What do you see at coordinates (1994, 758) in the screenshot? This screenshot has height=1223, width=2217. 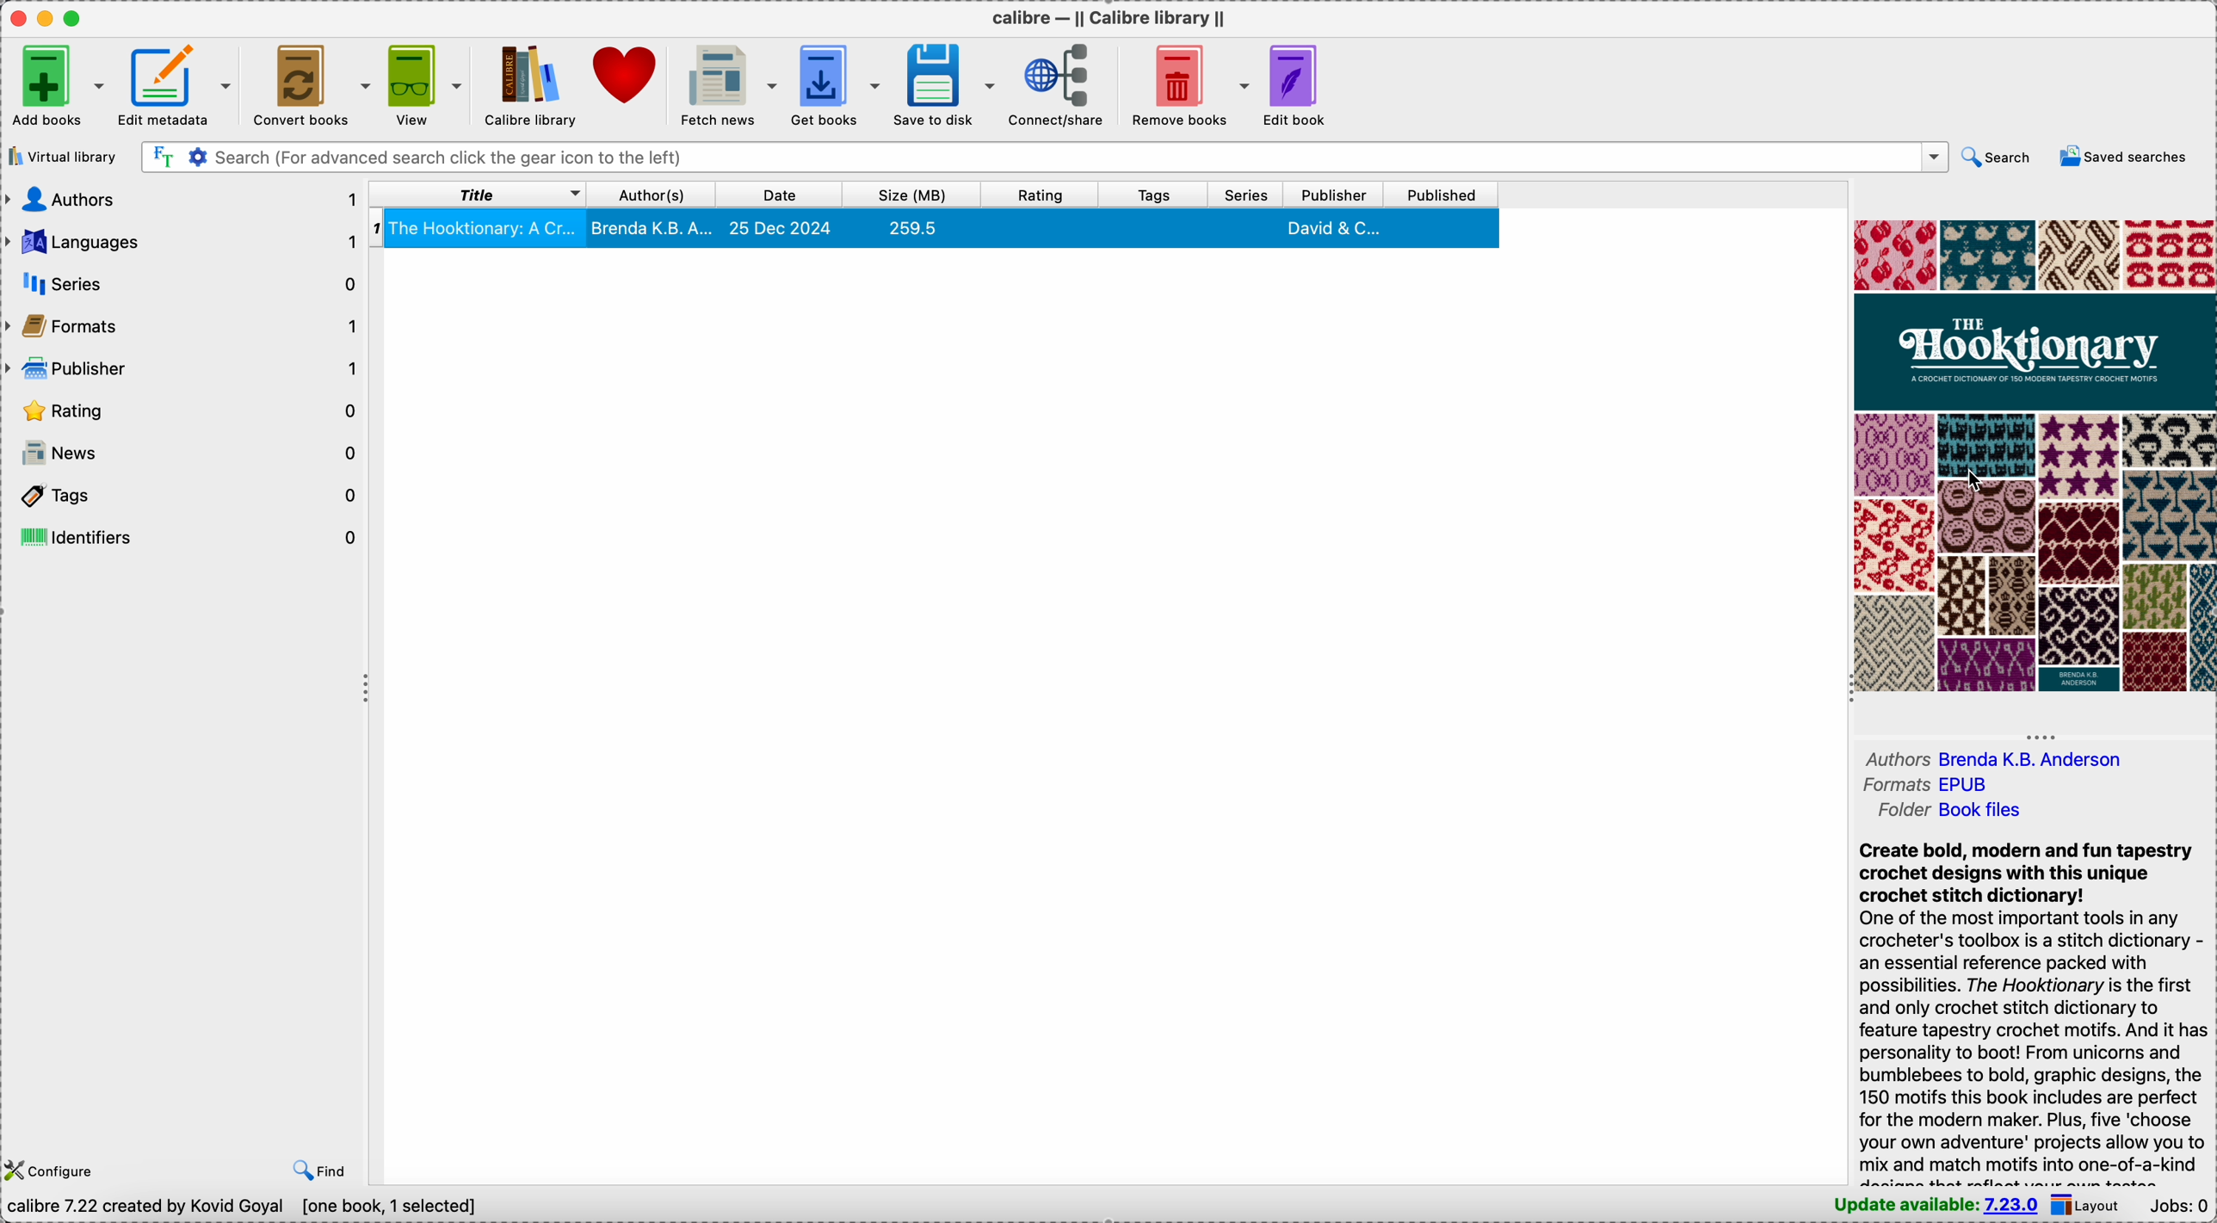 I see `authors` at bounding box center [1994, 758].